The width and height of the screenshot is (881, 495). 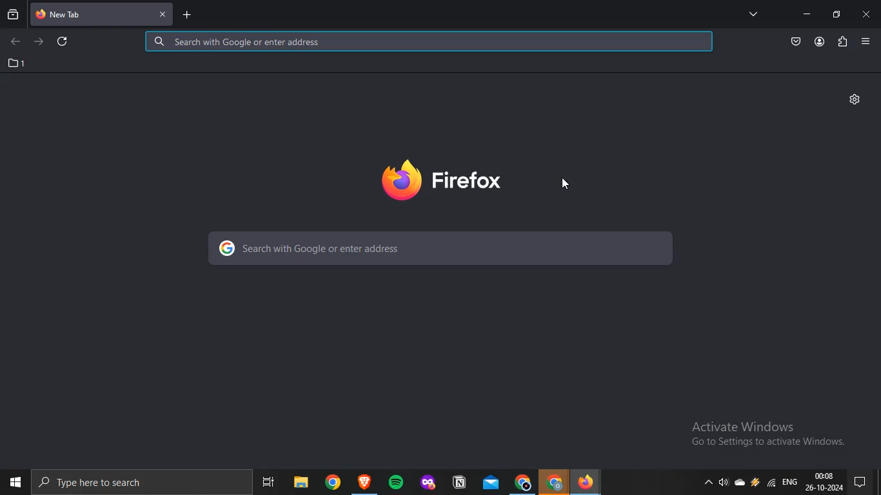 I want to click on close tab, so click(x=161, y=13).